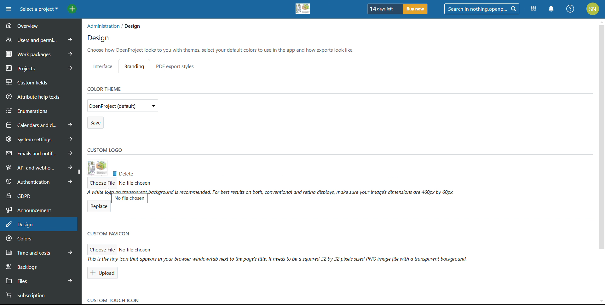 This screenshot has width=605, height=305. I want to click on A white logo on transparent background (s recommended. For best results on both, conventional and retina displays, make sure your images dimensions are 460px by 60px., so click(272, 192).